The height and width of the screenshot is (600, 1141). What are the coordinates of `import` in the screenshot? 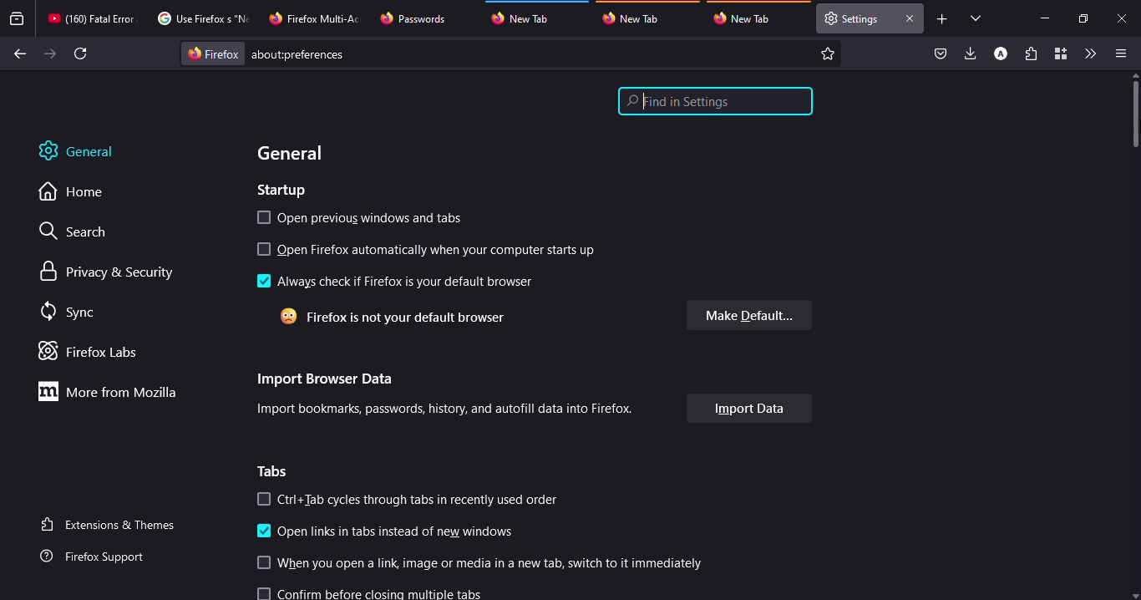 It's located at (449, 409).